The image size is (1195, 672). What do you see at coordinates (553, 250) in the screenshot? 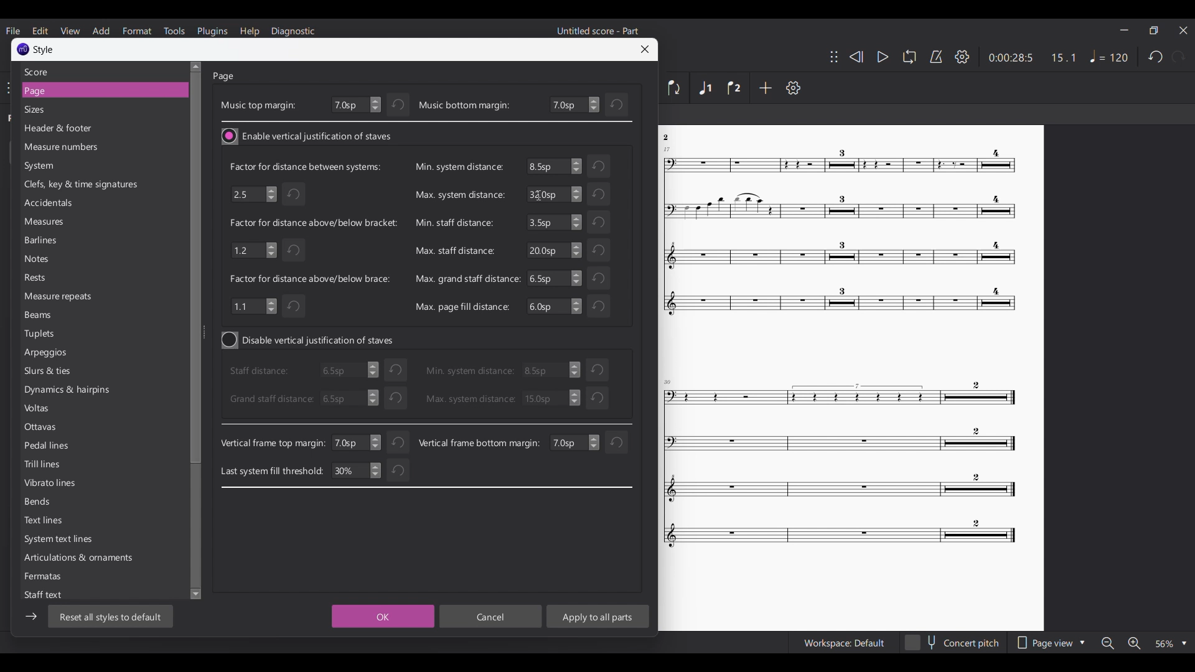
I see `20.0sp` at bounding box center [553, 250].